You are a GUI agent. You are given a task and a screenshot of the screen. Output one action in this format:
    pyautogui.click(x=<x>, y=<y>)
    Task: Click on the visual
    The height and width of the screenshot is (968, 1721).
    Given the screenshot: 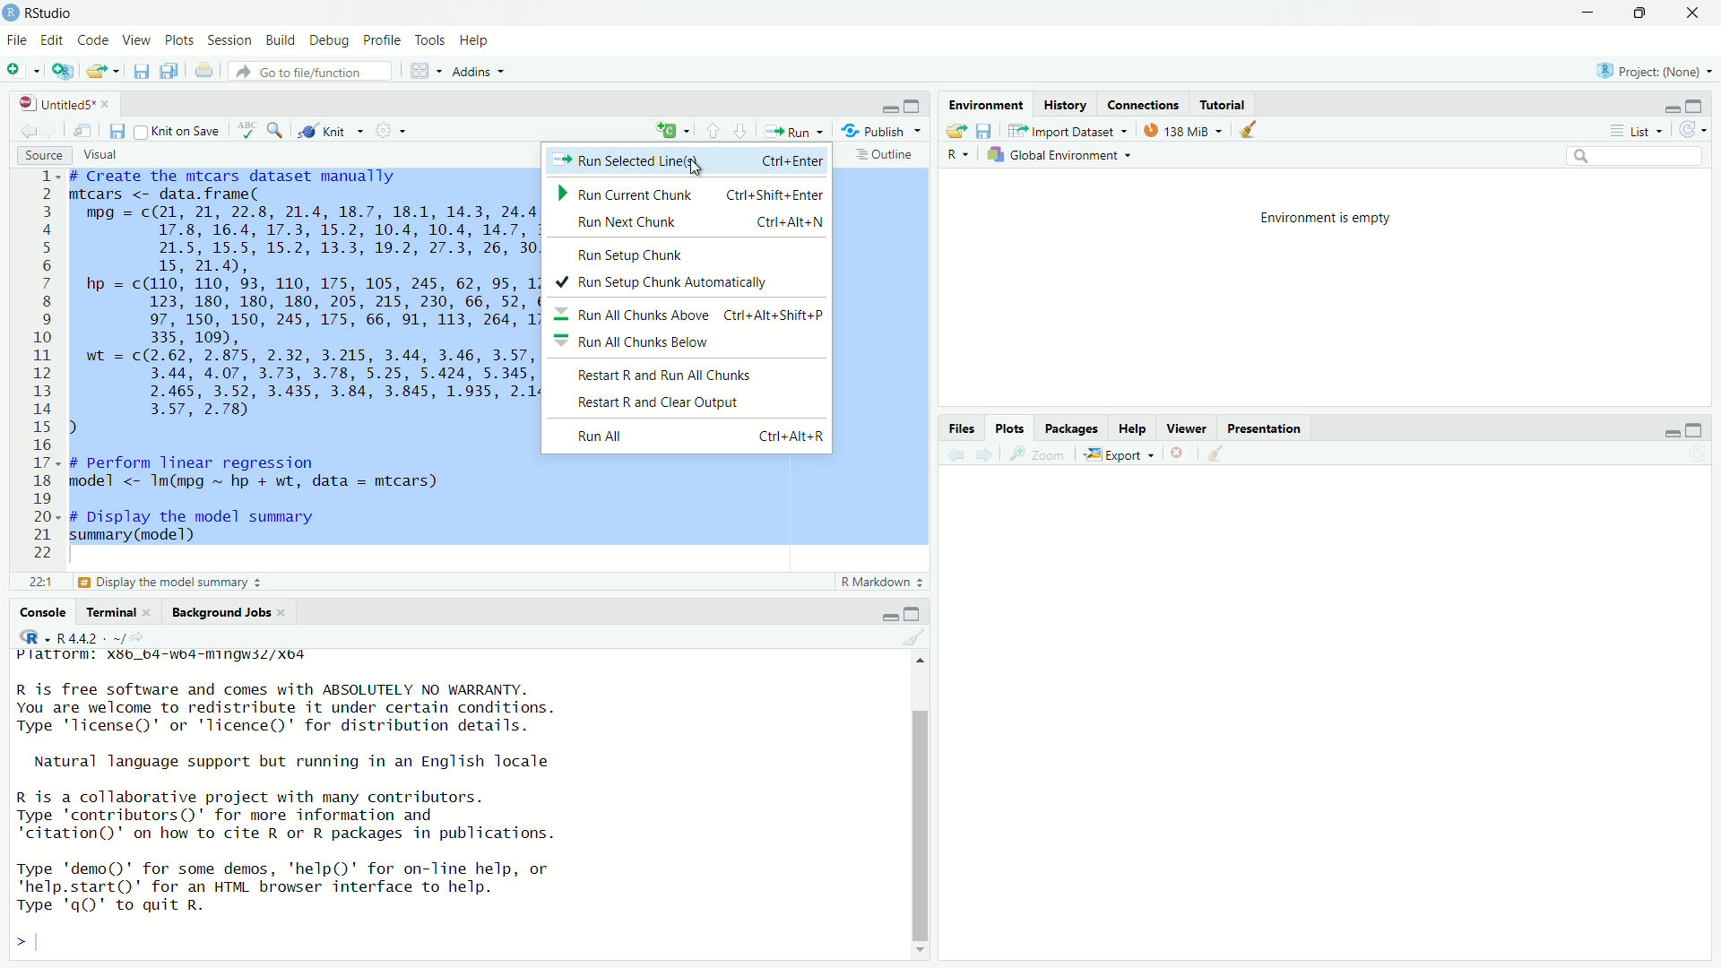 What is the action you would take?
    pyautogui.click(x=100, y=153)
    